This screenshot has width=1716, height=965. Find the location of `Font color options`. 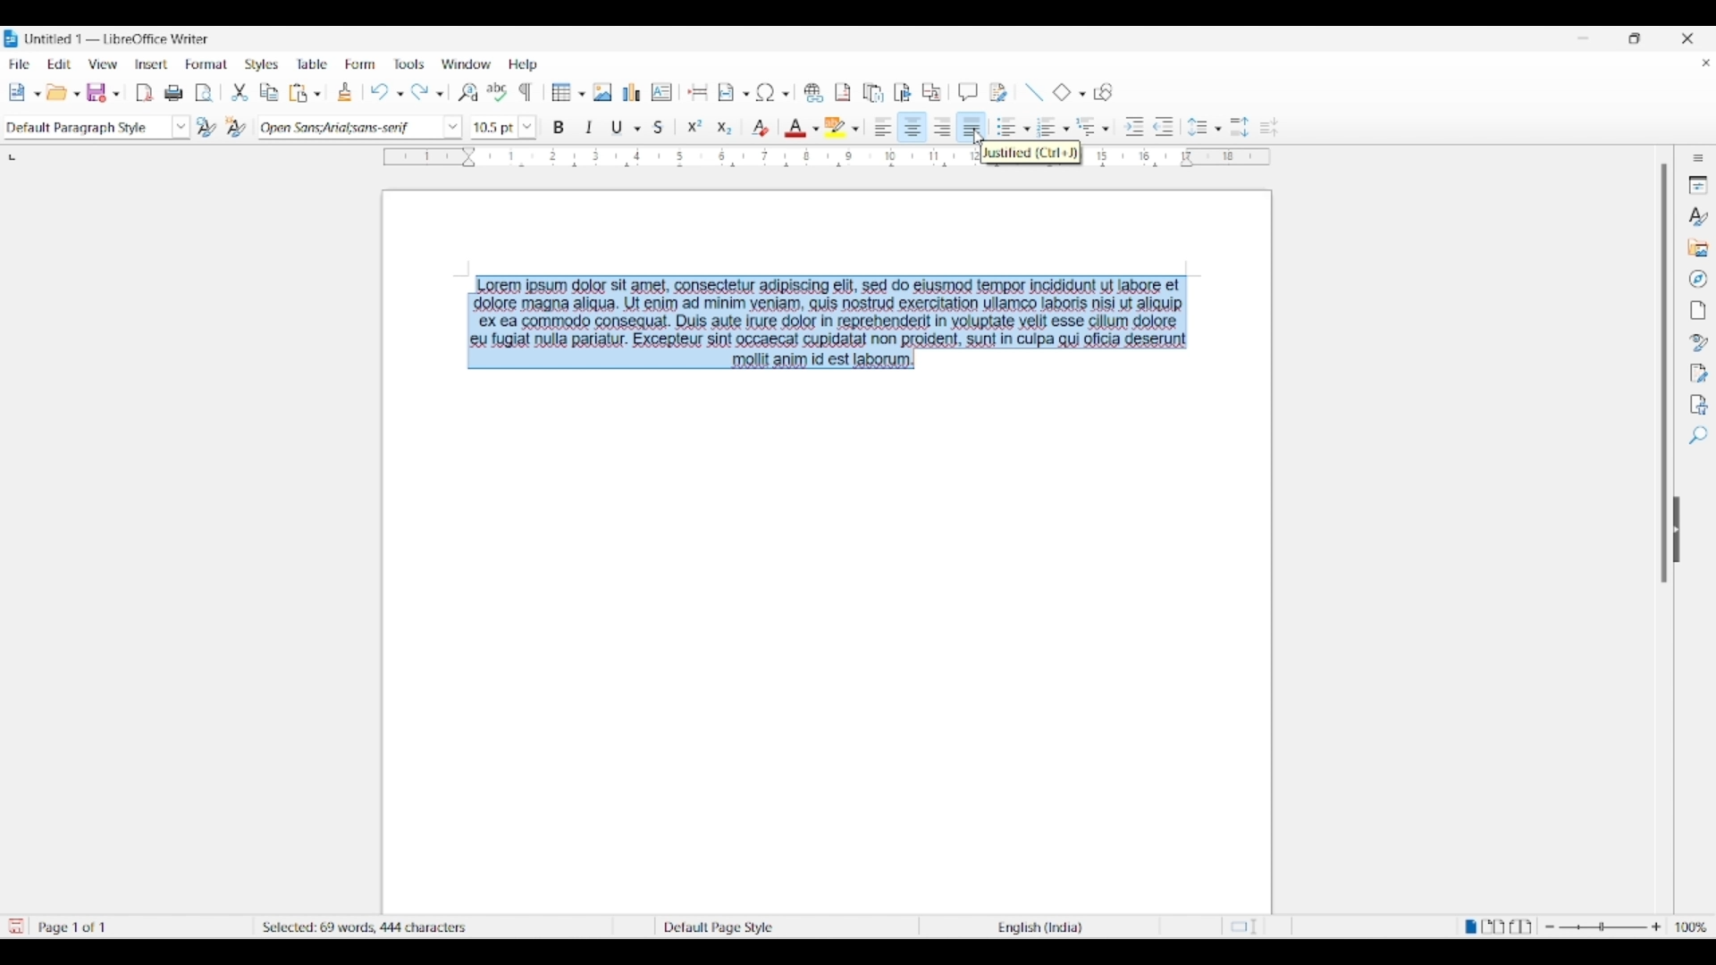

Font color options is located at coordinates (815, 129).